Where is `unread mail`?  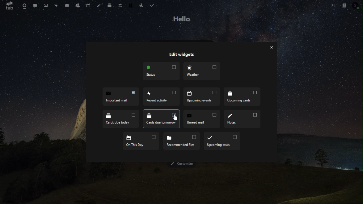 unread mail is located at coordinates (201, 118).